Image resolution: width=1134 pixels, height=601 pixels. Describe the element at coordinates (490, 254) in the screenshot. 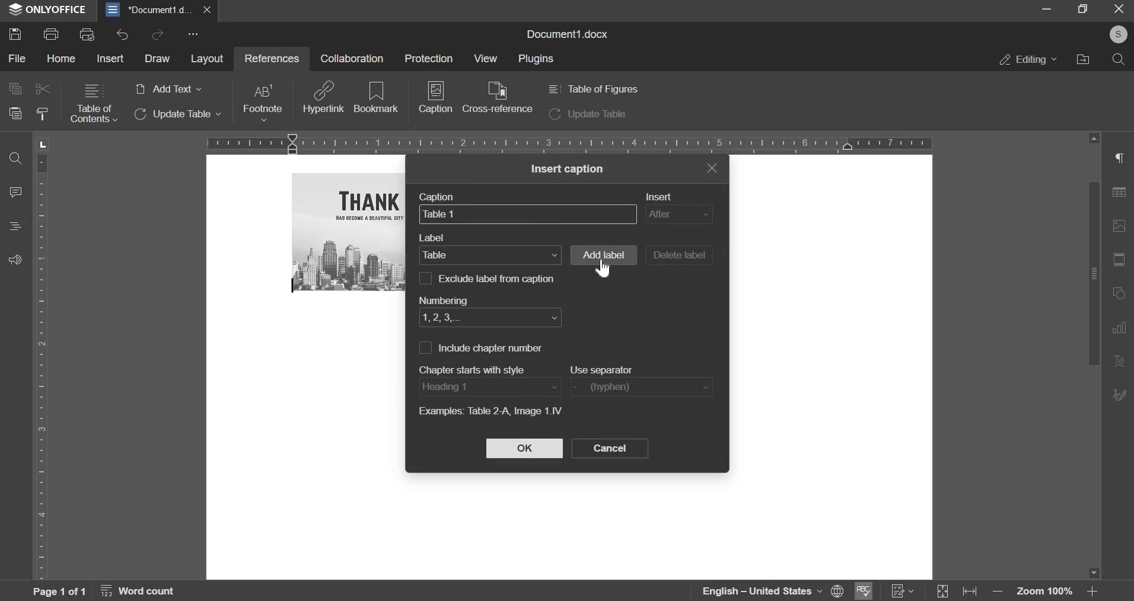

I see `label` at that location.